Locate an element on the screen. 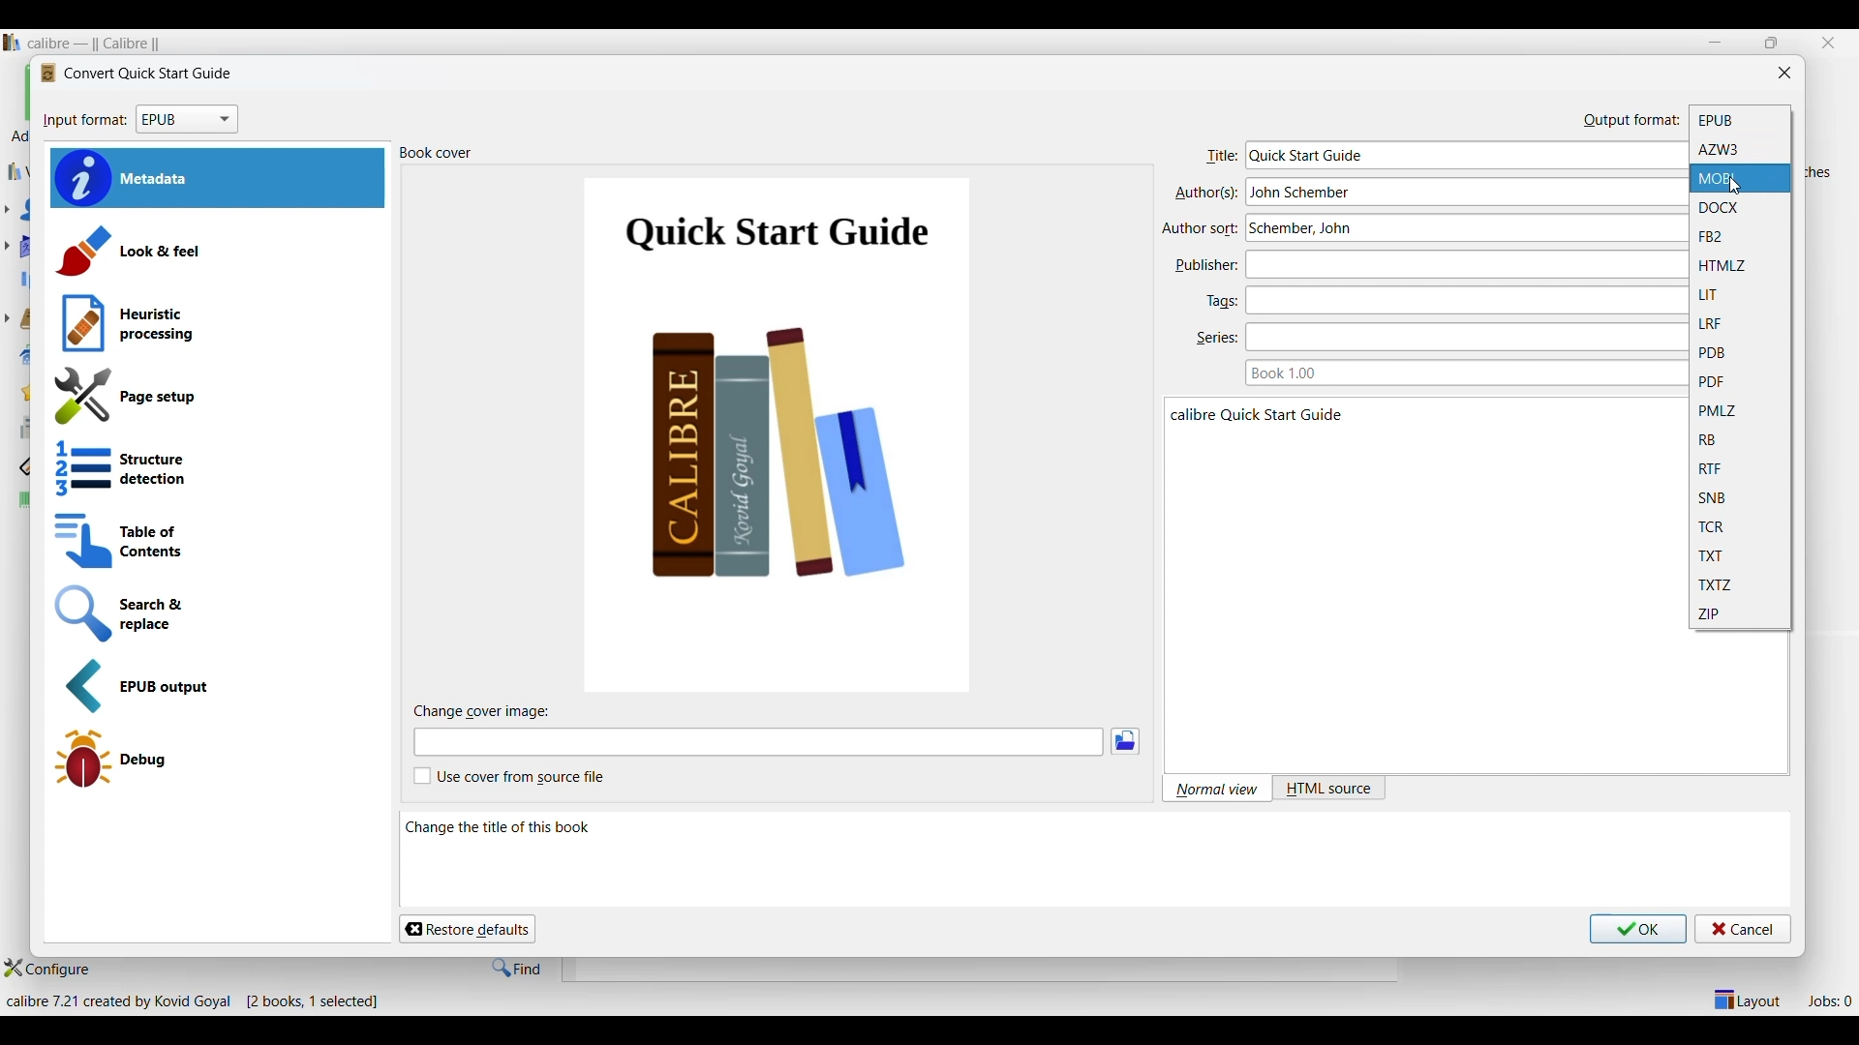 Image resolution: width=1859 pixels, height=1045 pixels. TXT is located at coordinates (1741, 557).